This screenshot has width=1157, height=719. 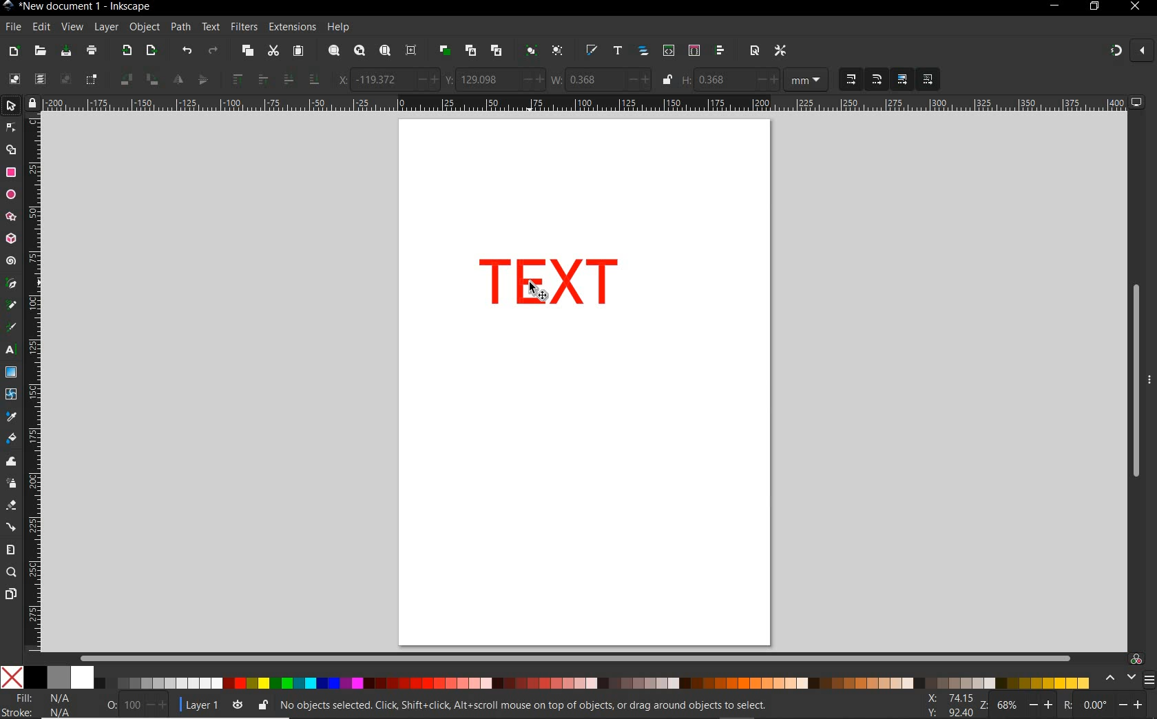 What do you see at coordinates (13, 329) in the screenshot?
I see `CALLIGRAPHY TOOL` at bounding box center [13, 329].